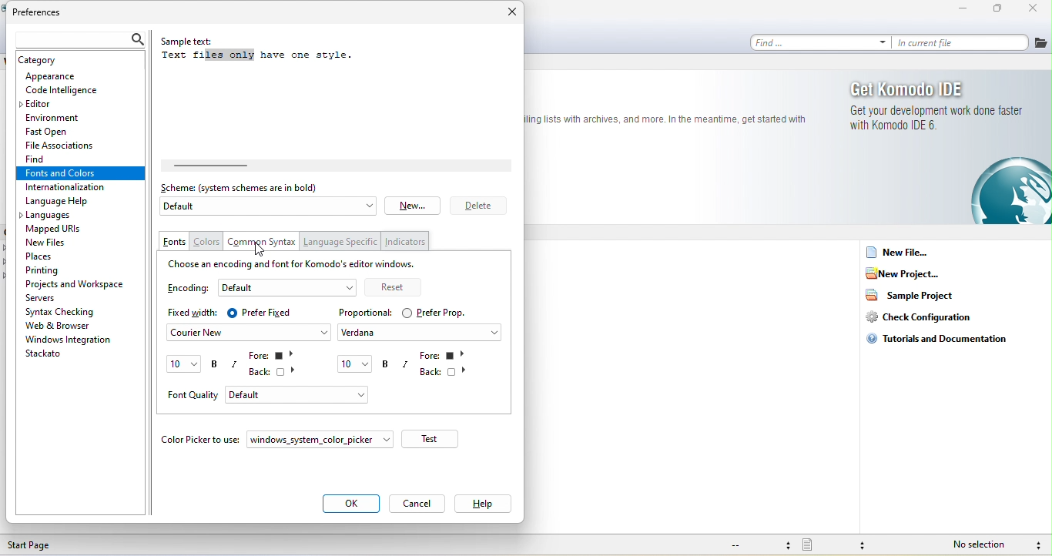  I want to click on new, so click(414, 204).